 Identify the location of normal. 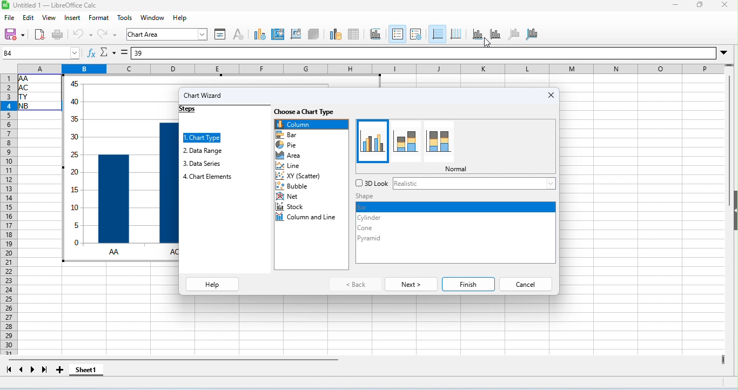
(457, 169).